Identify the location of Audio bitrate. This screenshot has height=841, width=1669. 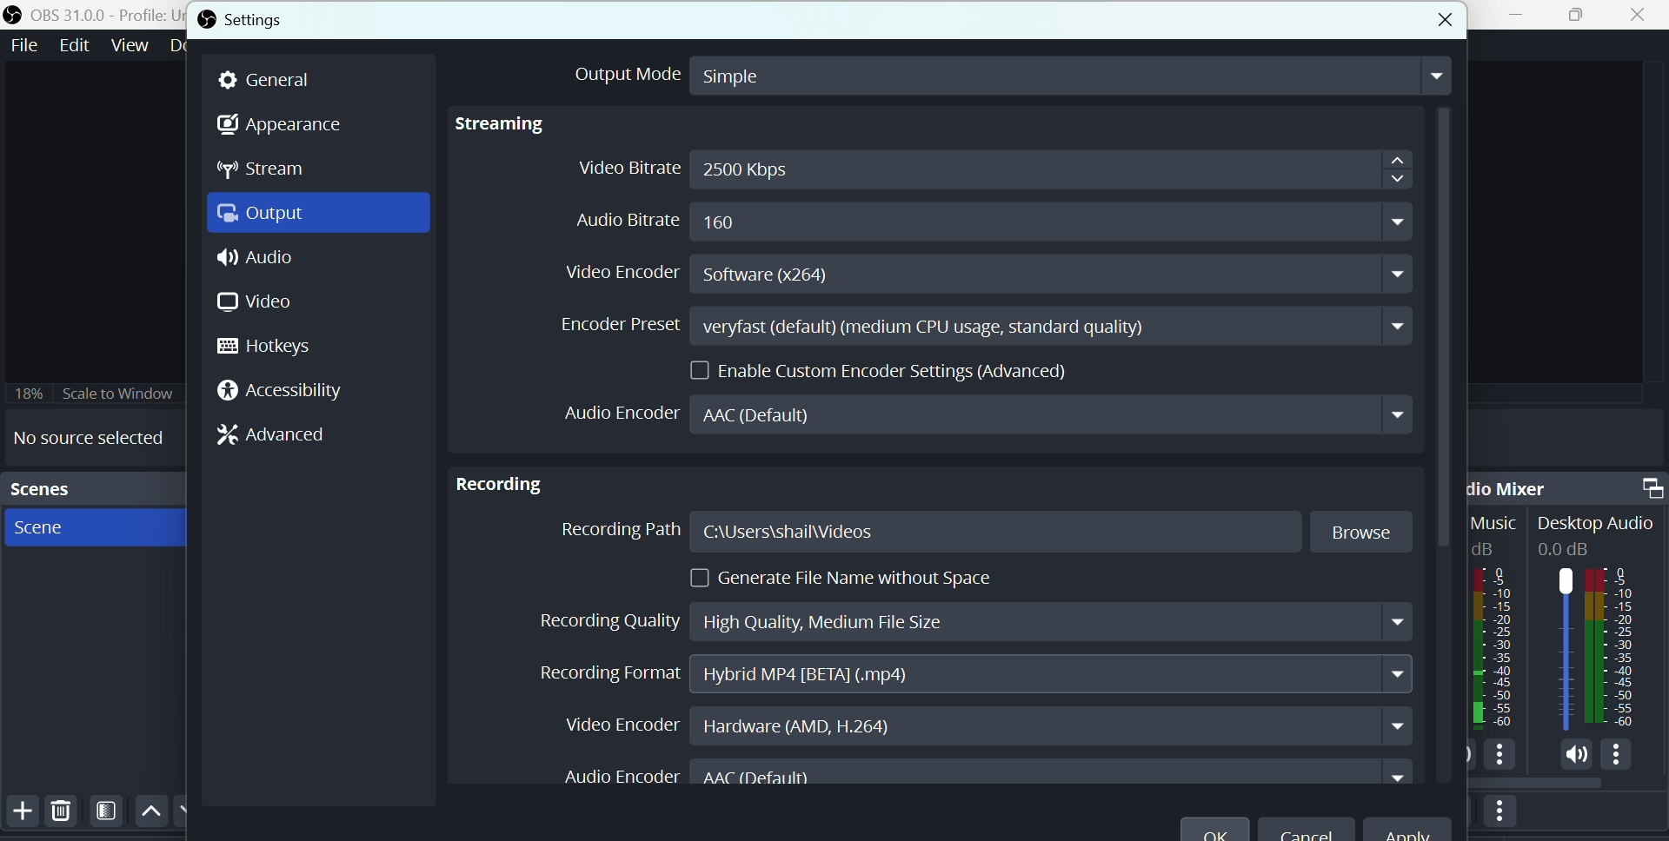
(997, 215).